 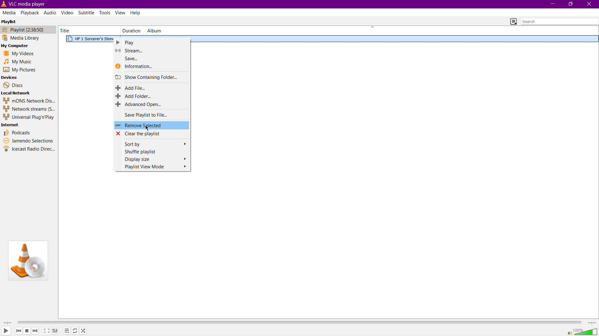 I want to click on Fullscreen, so click(x=46, y=331).